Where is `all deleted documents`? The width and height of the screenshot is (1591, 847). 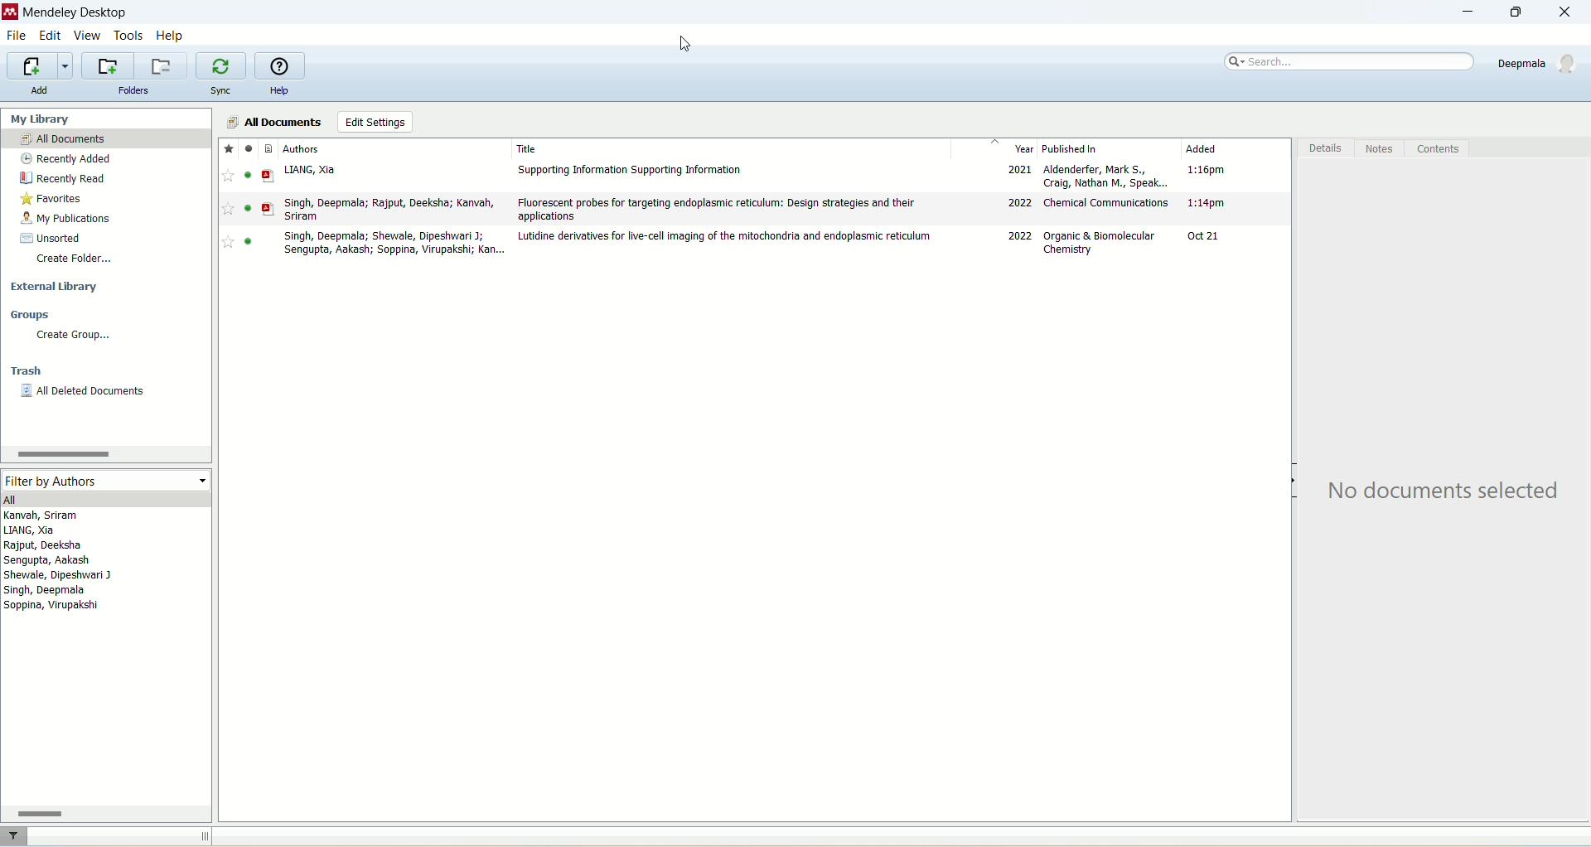
all deleted documents is located at coordinates (88, 390).